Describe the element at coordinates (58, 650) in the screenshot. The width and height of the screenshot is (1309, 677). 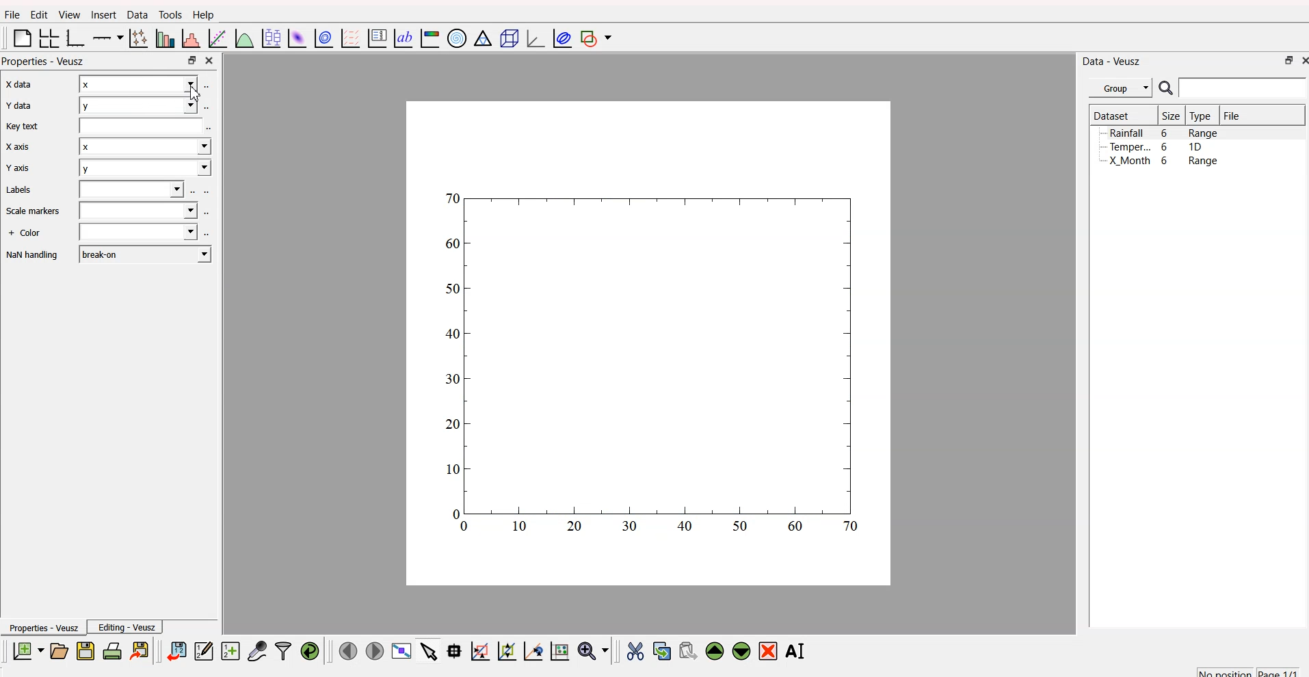
I see `open a document` at that location.